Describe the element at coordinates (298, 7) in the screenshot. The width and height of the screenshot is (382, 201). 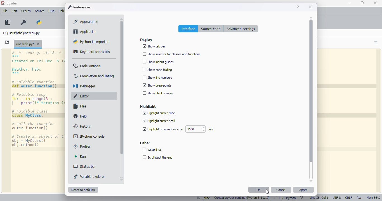
I see `help` at that location.